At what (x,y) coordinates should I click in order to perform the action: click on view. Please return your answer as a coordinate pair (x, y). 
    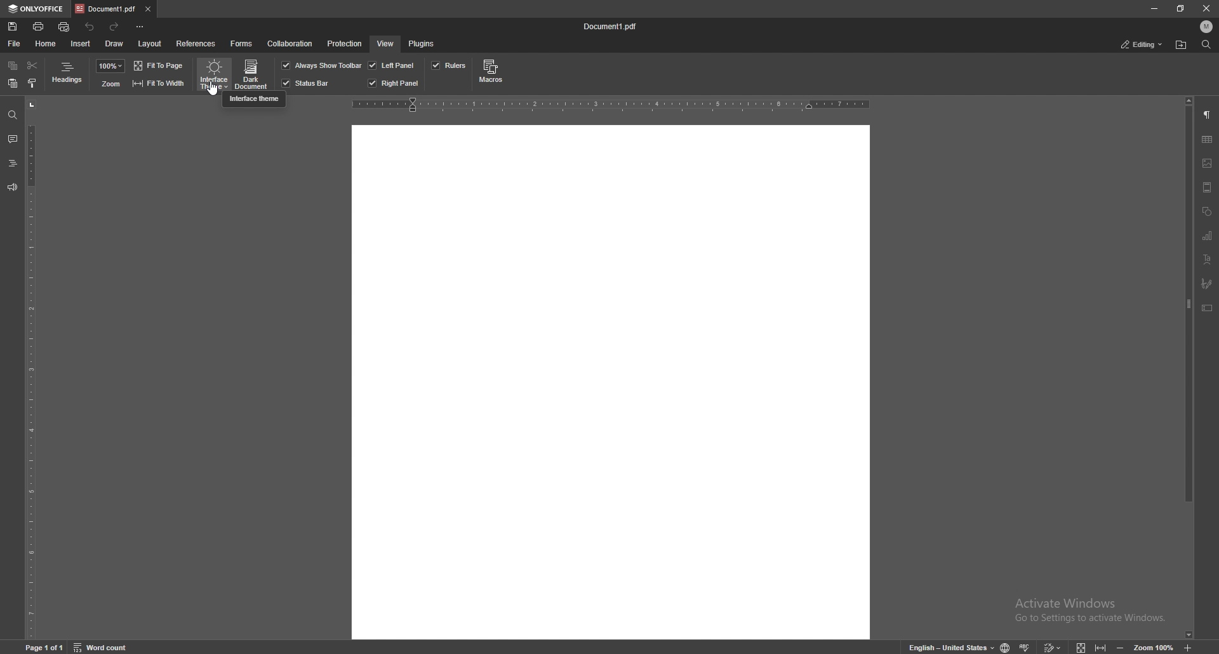
    Looking at the image, I should click on (384, 44).